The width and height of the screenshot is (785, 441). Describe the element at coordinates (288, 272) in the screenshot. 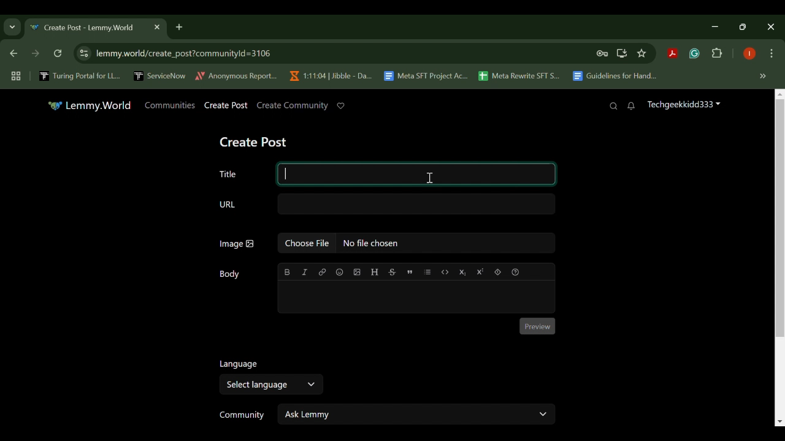

I see `bold` at that location.